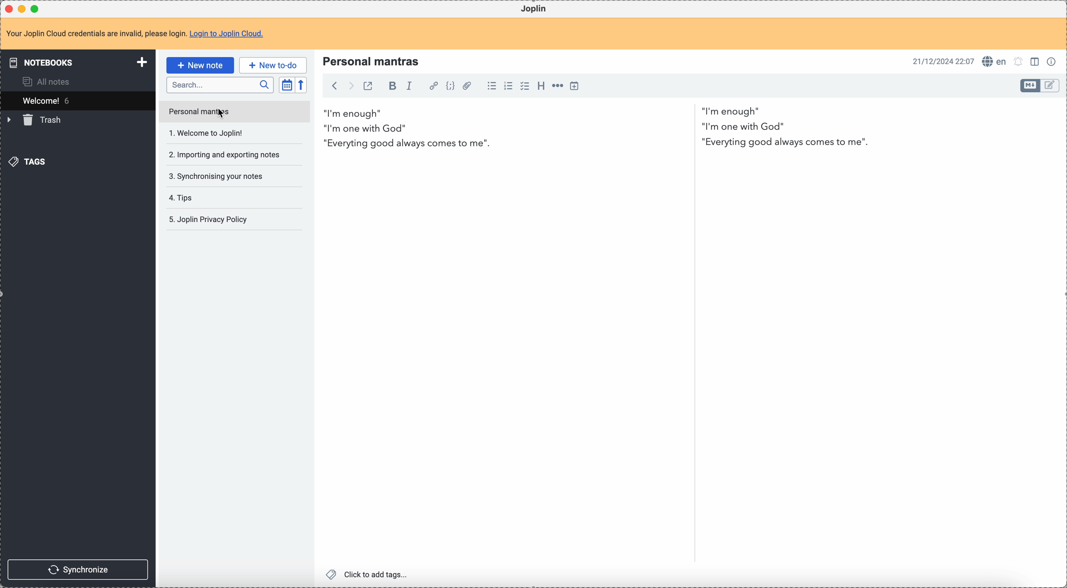  What do you see at coordinates (1053, 62) in the screenshot?
I see `note properties` at bounding box center [1053, 62].